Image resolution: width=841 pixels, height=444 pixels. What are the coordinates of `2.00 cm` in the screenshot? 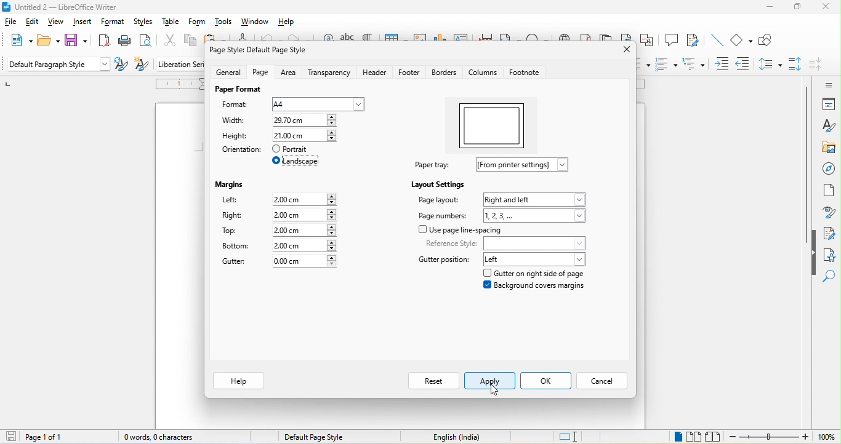 It's located at (305, 247).